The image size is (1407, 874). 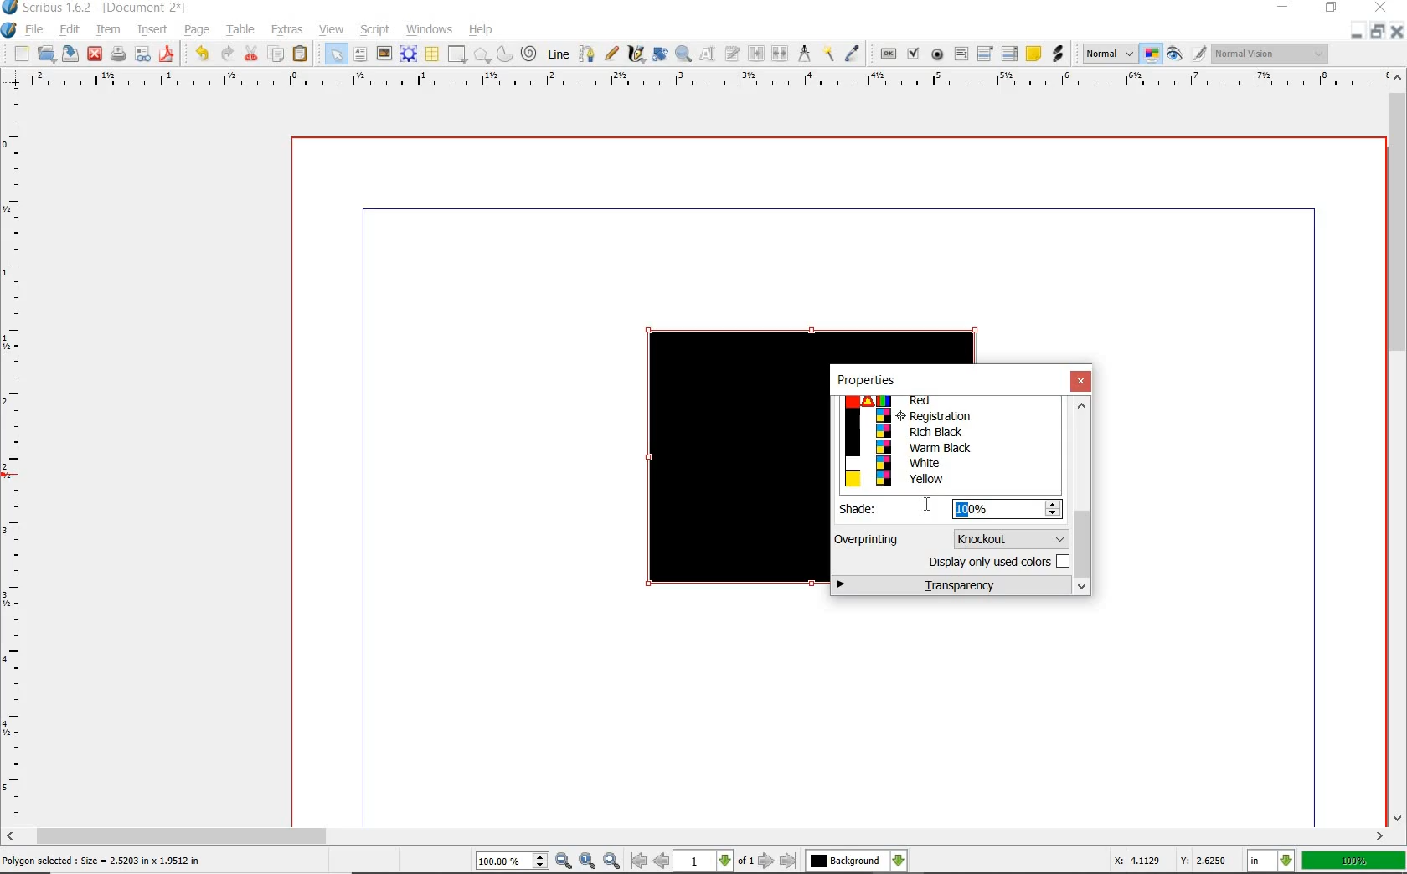 What do you see at coordinates (886, 55) in the screenshot?
I see `pdf push button` at bounding box center [886, 55].